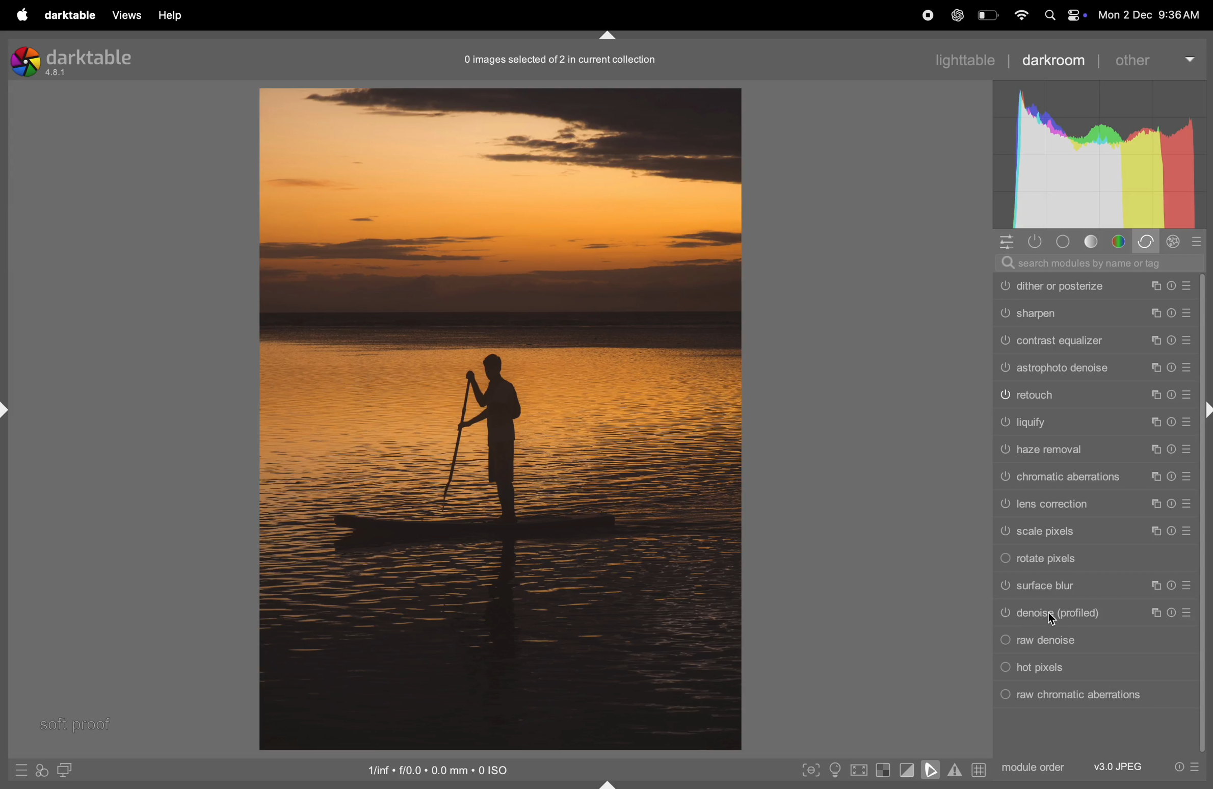 The width and height of the screenshot is (1213, 789). Describe the element at coordinates (1098, 694) in the screenshot. I see `raw chromatic abrerarations` at that location.